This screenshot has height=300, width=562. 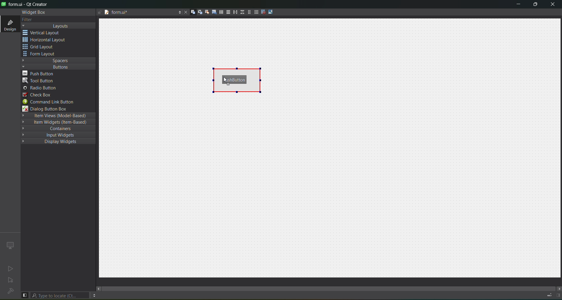 I want to click on edit signals, so click(x=200, y=13).